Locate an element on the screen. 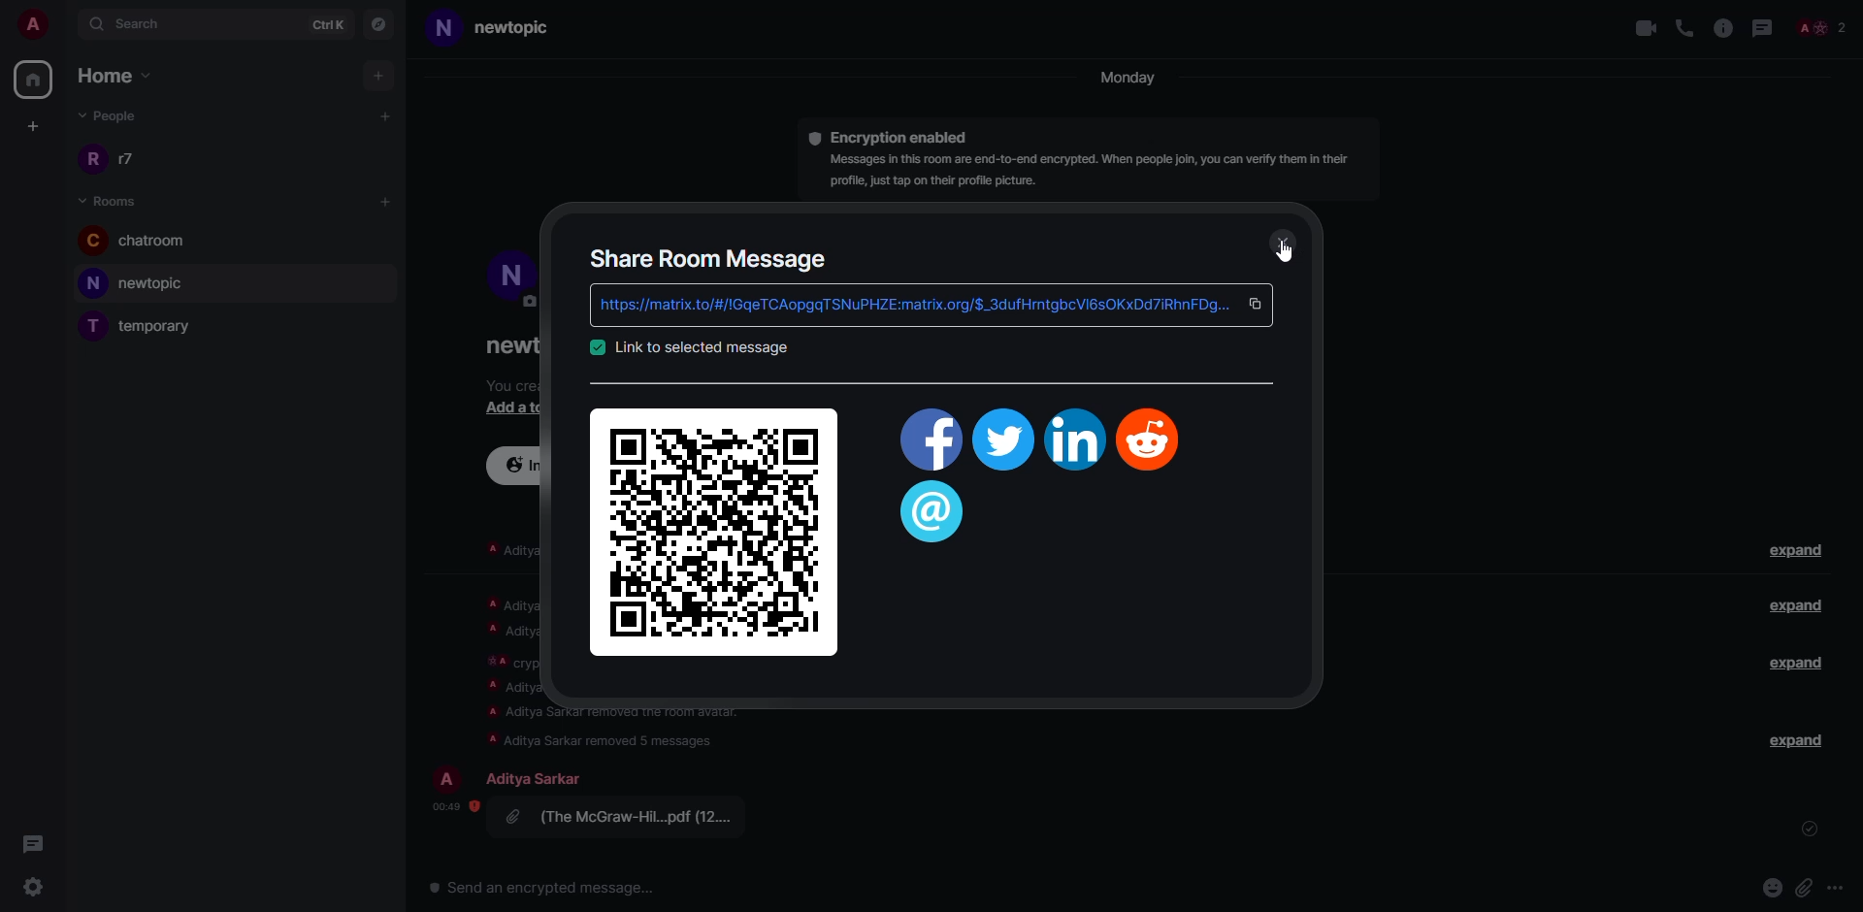  ctrlK is located at coordinates (330, 22).